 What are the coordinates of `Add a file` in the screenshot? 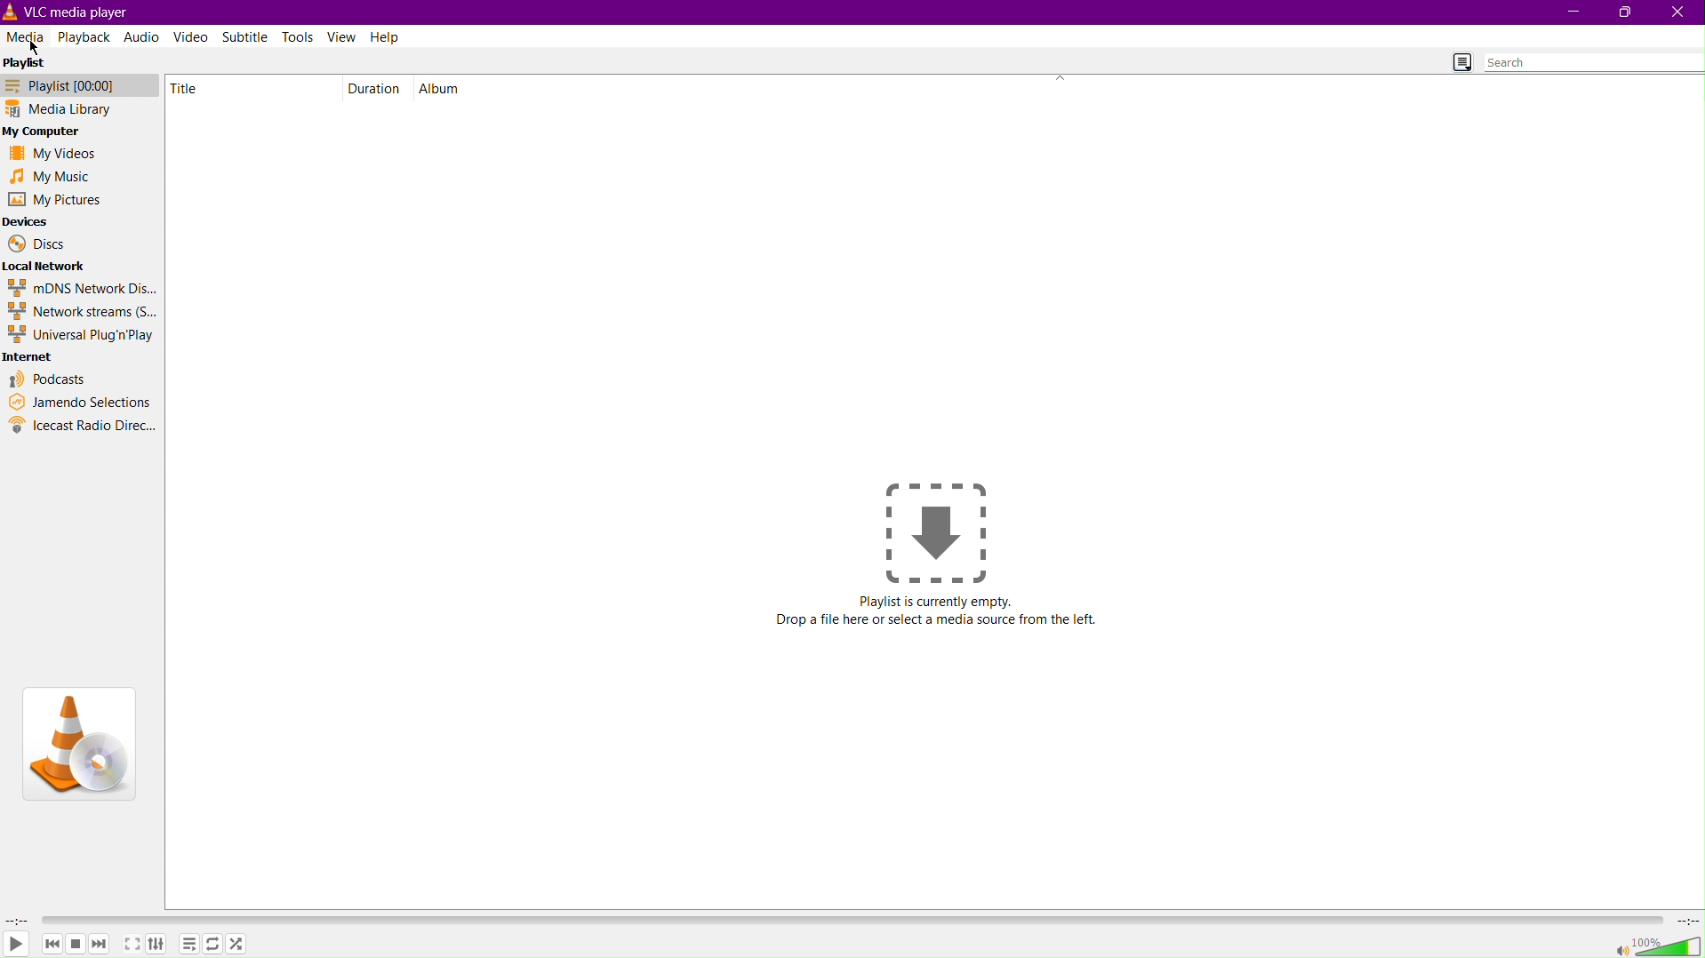 It's located at (940, 526).